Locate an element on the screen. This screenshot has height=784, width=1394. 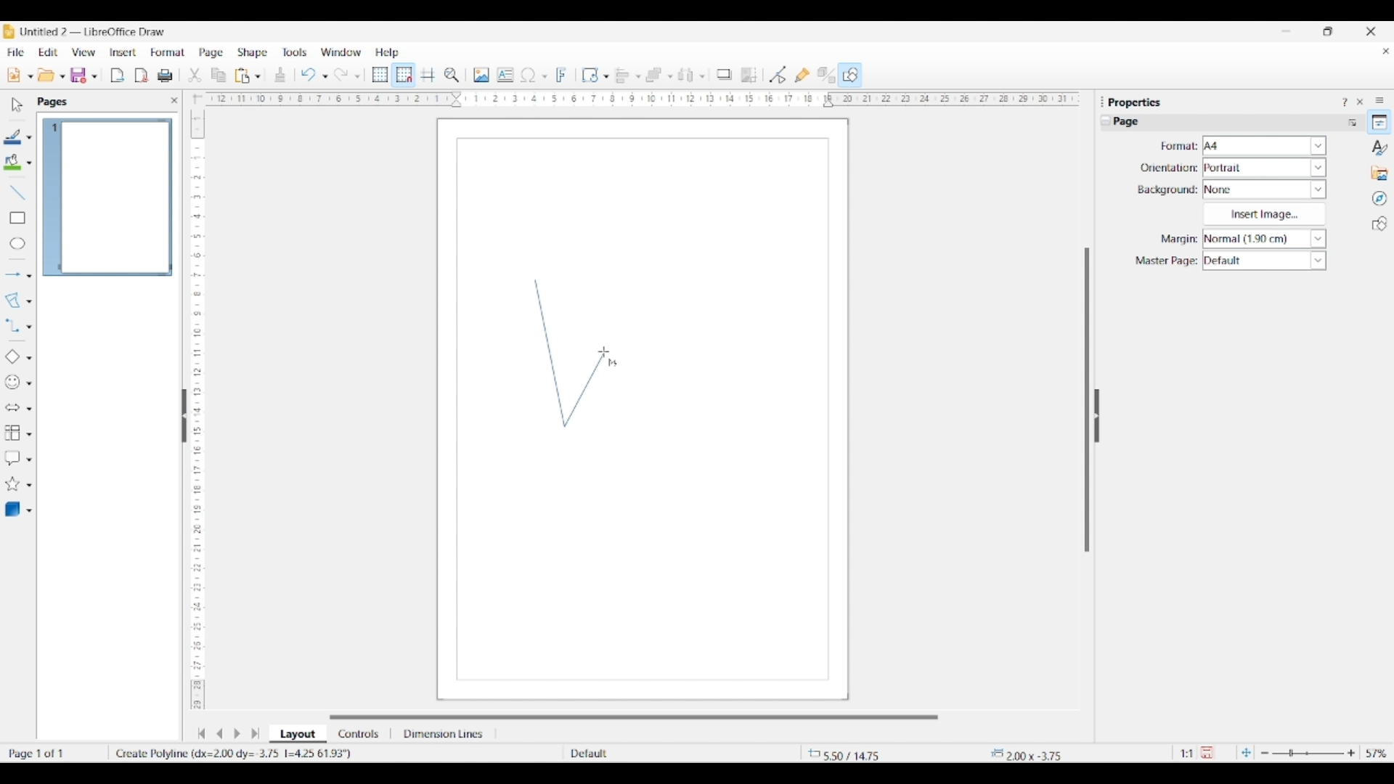
Polygon symbol is located at coordinates (613, 363).